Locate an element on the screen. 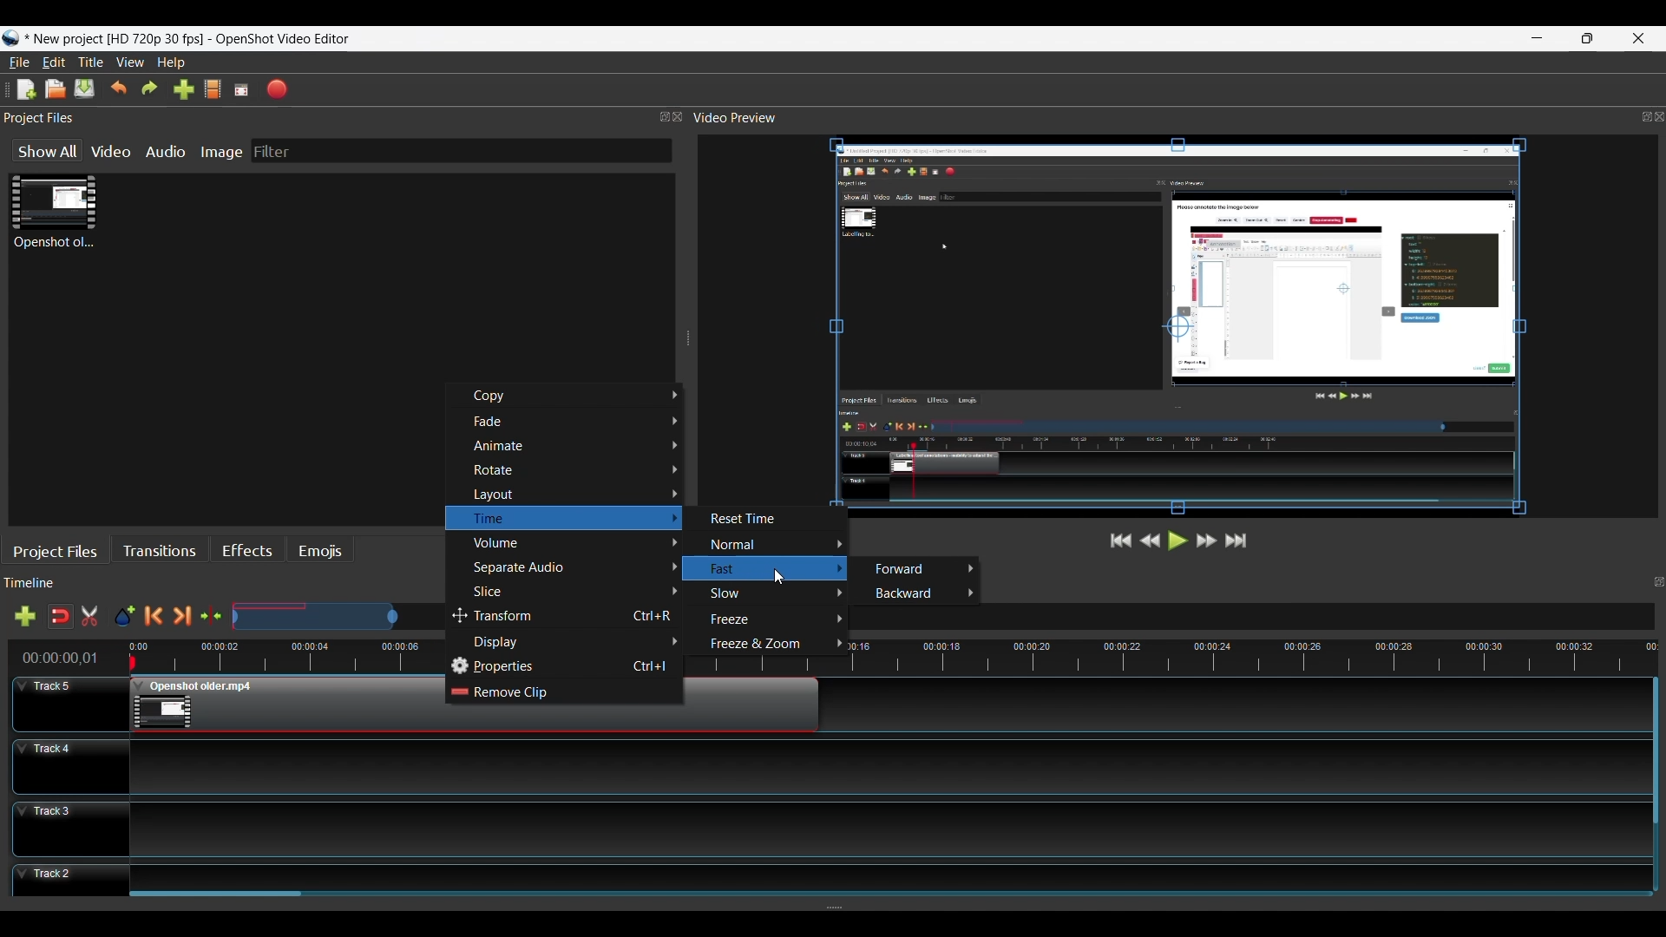 The image size is (1666, 937). Jump to the End is located at coordinates (1237, 541).